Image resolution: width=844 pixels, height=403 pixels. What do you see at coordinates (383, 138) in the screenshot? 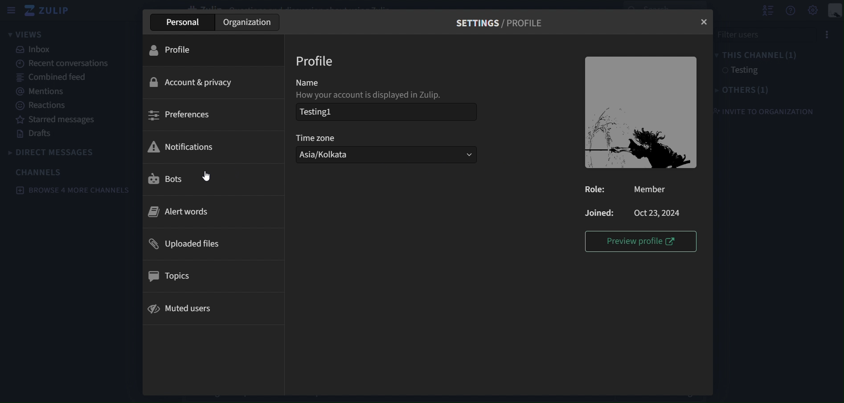
I see `time zone` at bounding box center [383, 138].